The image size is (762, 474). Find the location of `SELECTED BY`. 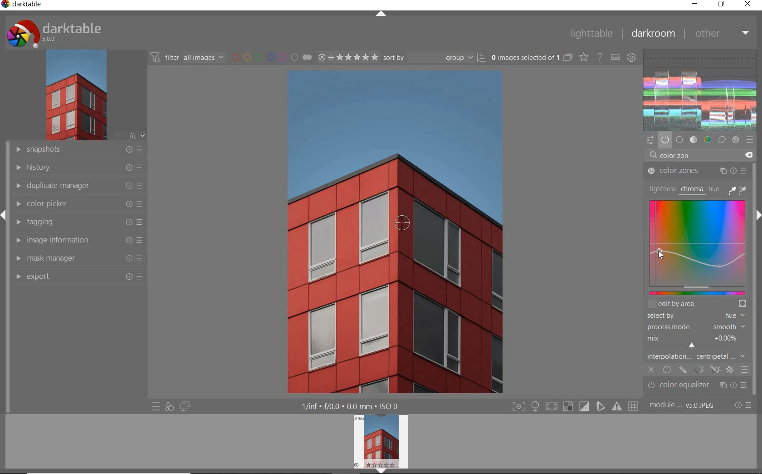

SELECTED BY is located at coordinates (694, 316).